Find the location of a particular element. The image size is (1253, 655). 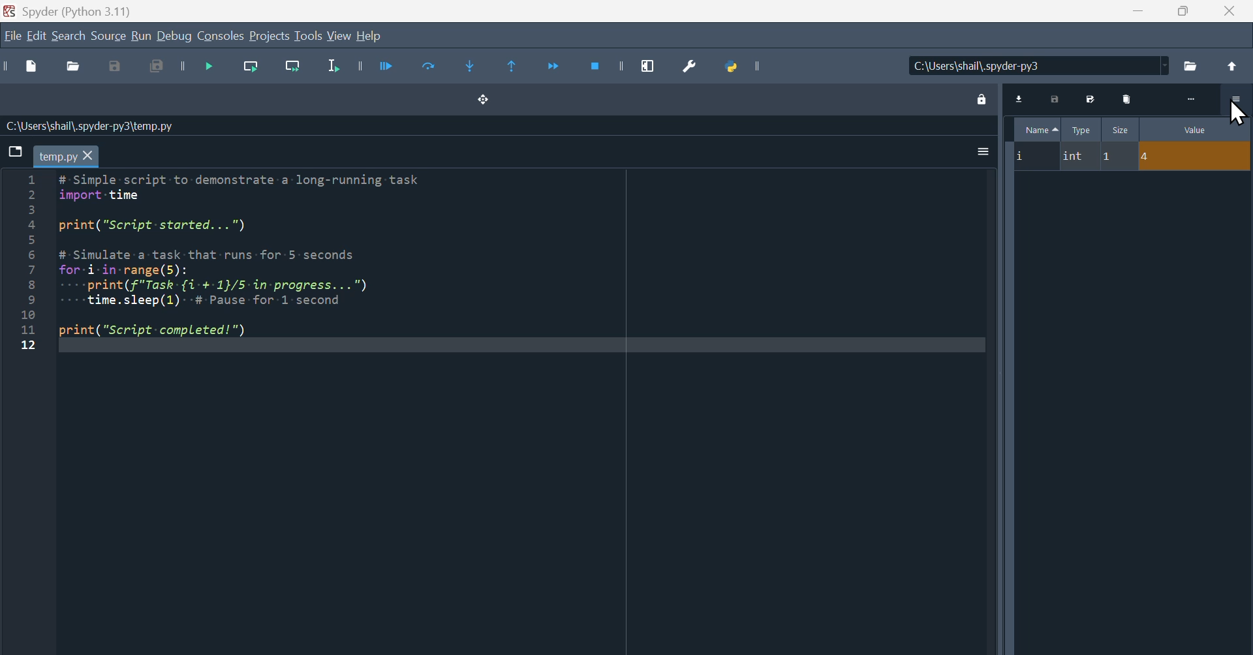

Maximize is located at coordinates (1184, 12).